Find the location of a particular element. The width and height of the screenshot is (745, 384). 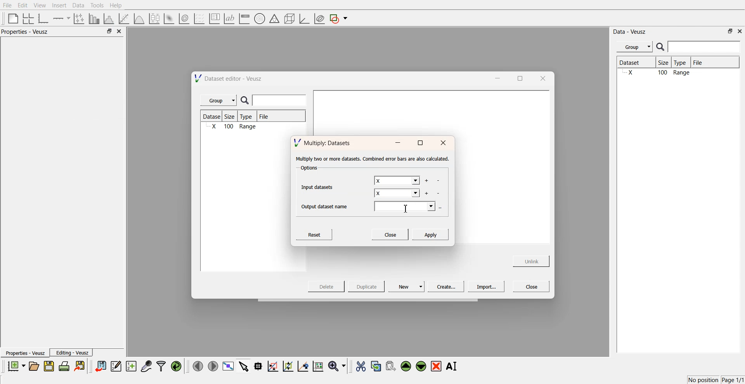

Import... is located at coordinates (486, 287).